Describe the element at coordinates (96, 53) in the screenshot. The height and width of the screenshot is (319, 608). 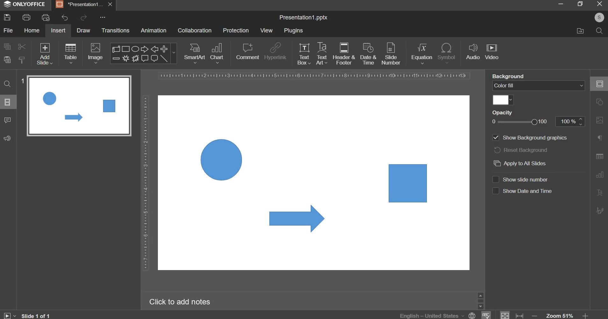
I see `image` at that location.